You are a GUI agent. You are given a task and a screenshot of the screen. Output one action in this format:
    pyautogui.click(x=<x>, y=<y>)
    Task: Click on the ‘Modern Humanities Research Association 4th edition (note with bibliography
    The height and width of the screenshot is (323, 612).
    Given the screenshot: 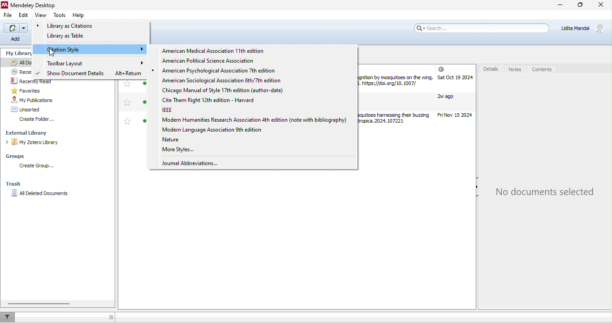 What is the action you would take?
    pyautogui.click(x=250, y=121)
    